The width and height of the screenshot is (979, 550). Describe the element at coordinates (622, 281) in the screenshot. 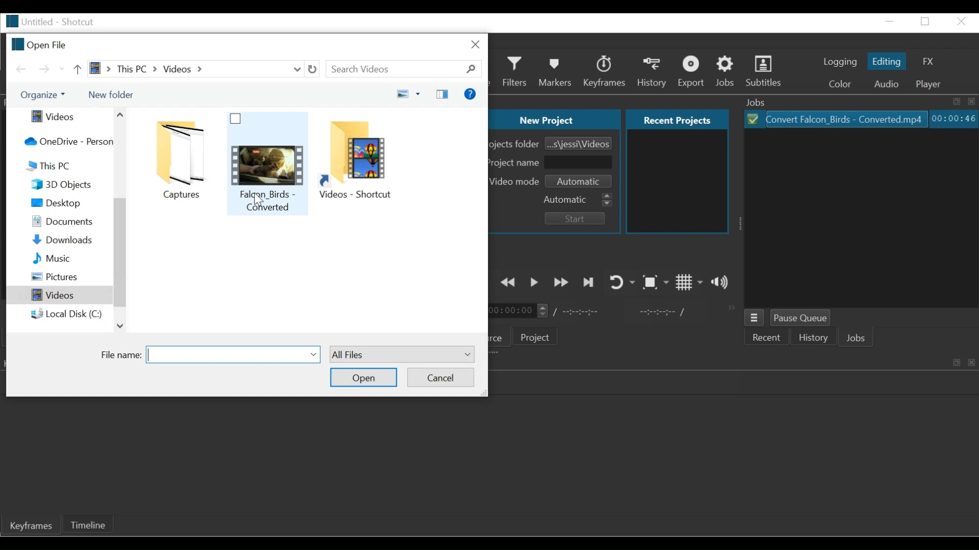

I see `Toggle player looping` at that location.